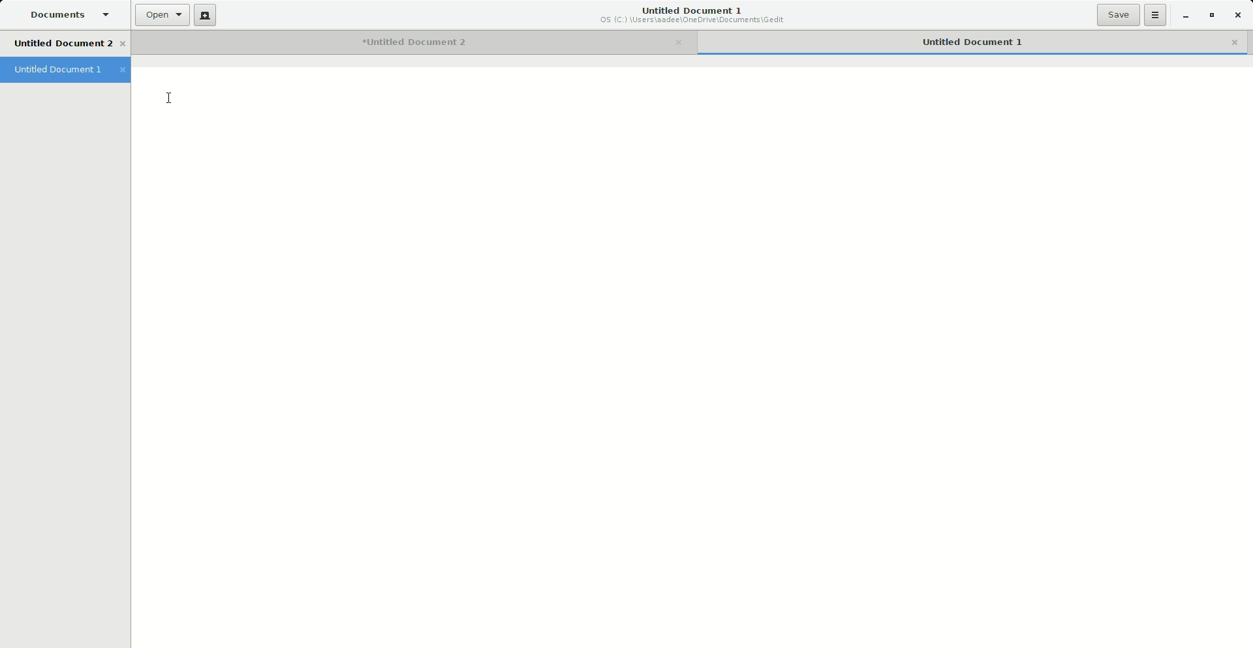 This screenshot has width=1253, height=648. I want to click on Untitled Document 1, so click(695, 15).